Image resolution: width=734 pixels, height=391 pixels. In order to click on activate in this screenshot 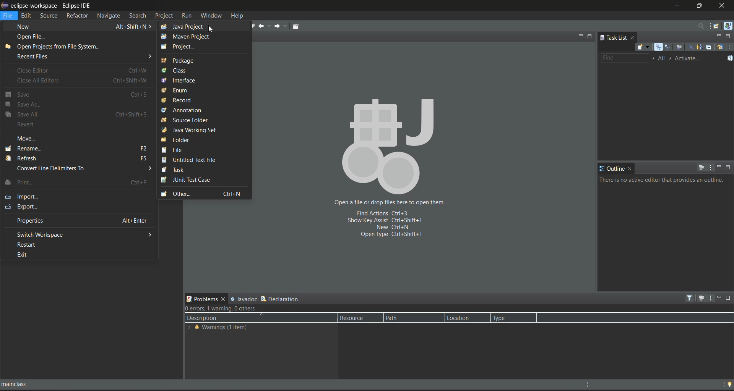, I will do `click(689, 59)`.